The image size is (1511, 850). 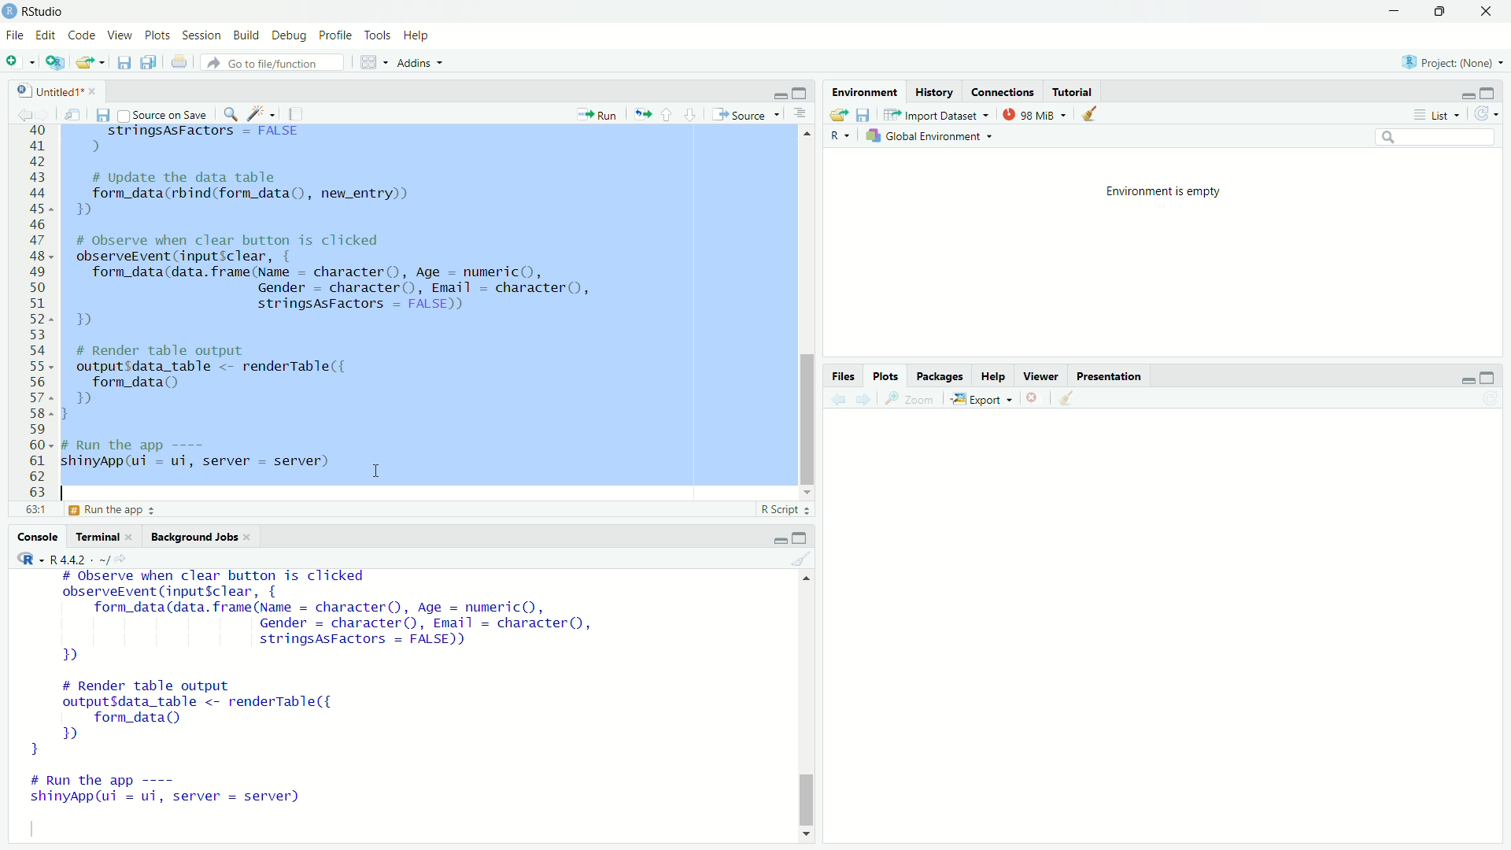 I want to click on go forward to the next source location, so click(x=46, y=113).